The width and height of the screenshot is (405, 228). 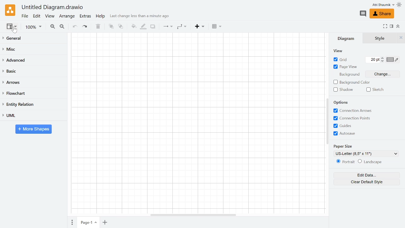 What do you see at coordinates (50, 16) in the screenshot?
I see `View` at bounding box center [50, 16].